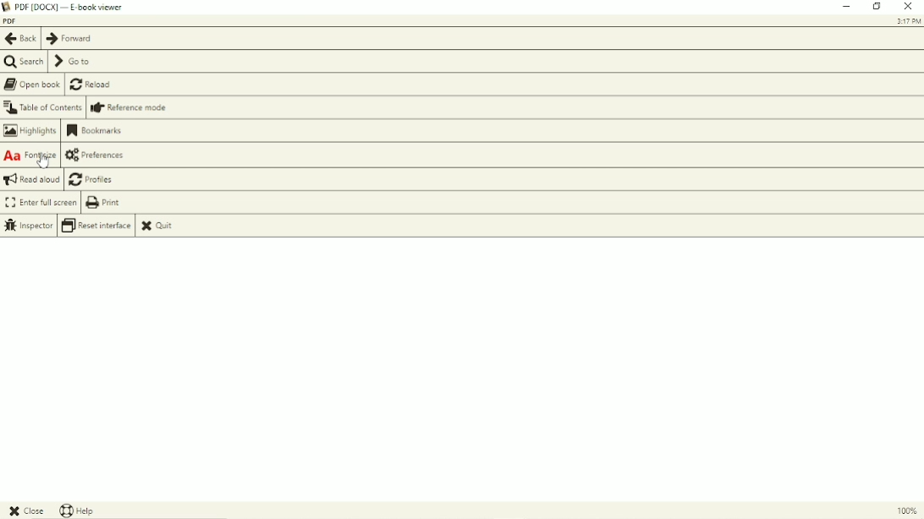  Describe the element at coordinates (39, 202) in the screenshot. I see `Enter full screen` at that location.